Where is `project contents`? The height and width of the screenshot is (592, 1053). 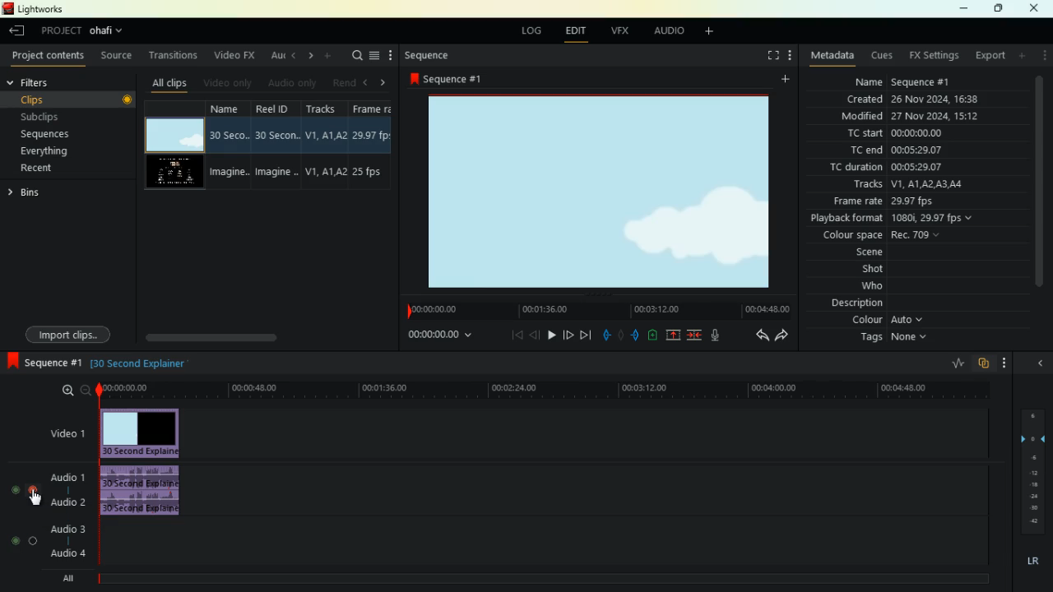 project contents is located at coordinates (49, 55).